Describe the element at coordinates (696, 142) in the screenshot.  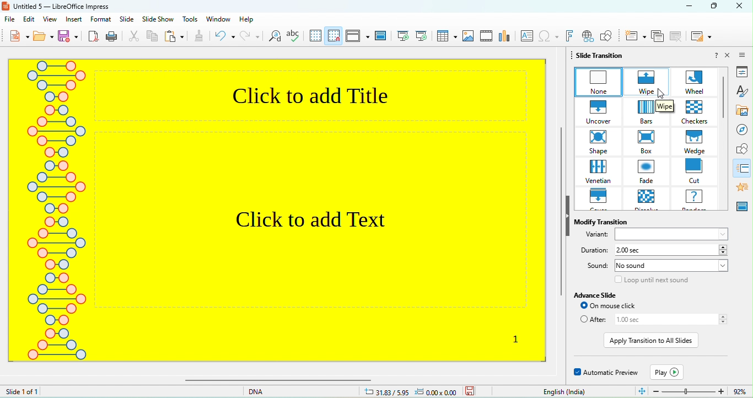
I see `wedge` at that location.